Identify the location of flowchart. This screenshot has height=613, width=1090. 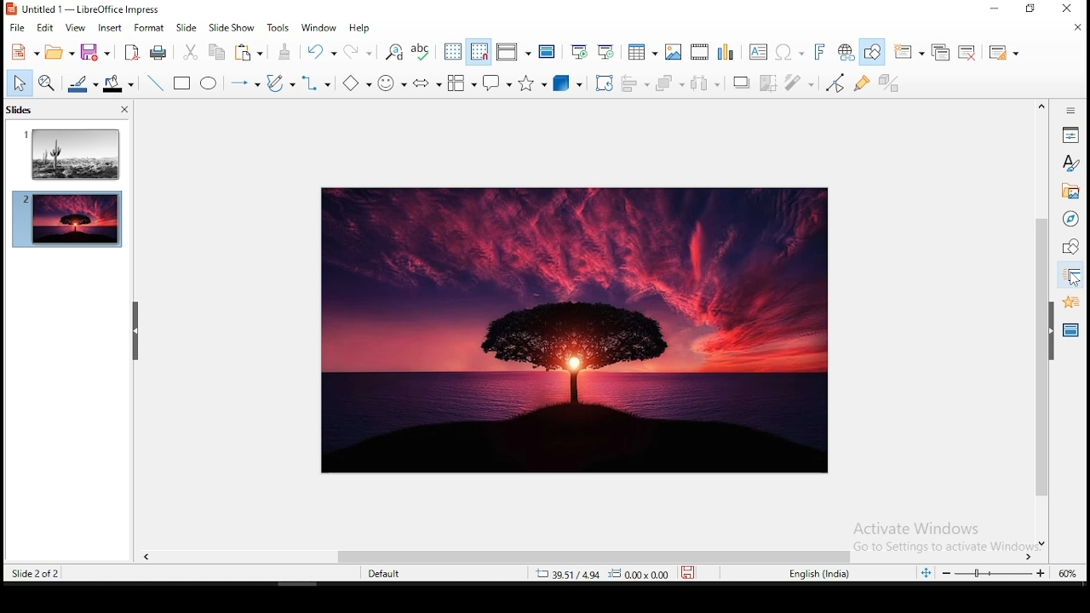
(460, 83).